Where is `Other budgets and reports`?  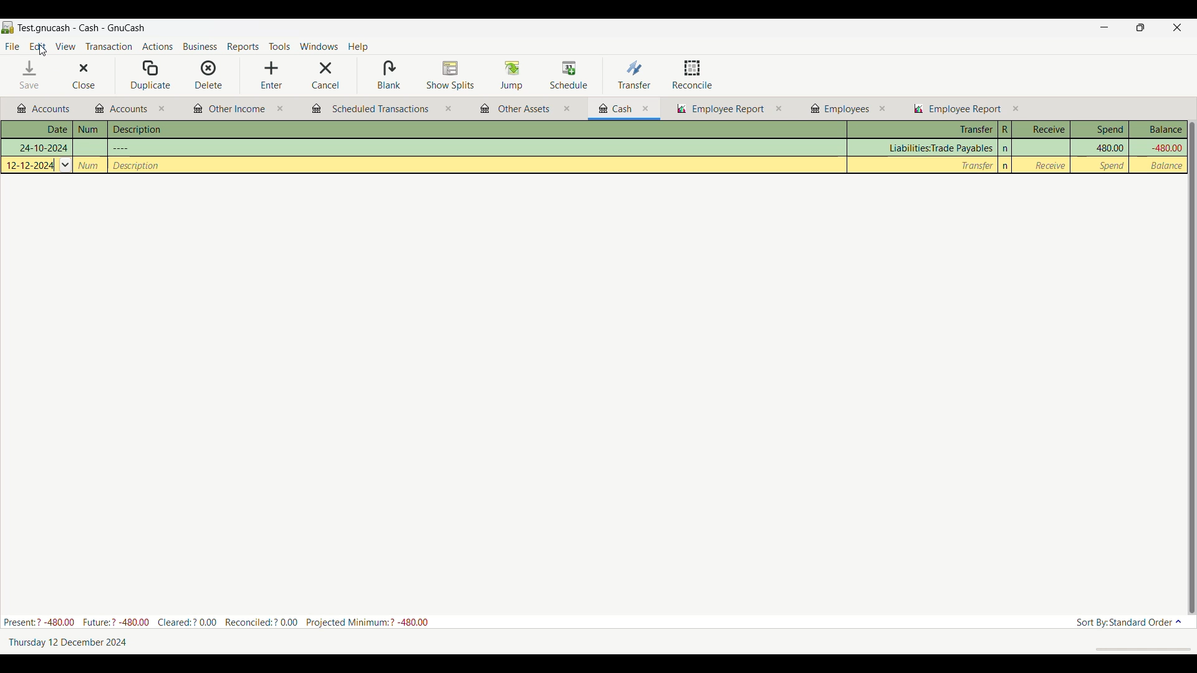
Other budgets and reports is located at coordinates (370, 110).